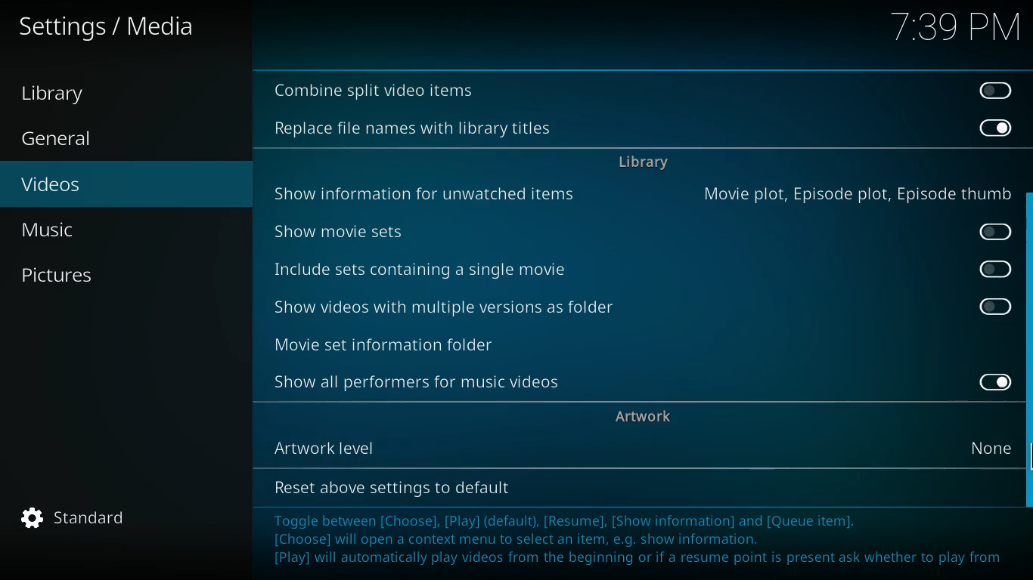 The height and width of the screenshot is (580, 1033). What do you see at coordinates (377, 91) in the screenshot?
I see `combine split video items` at bounding box center [377, 91].